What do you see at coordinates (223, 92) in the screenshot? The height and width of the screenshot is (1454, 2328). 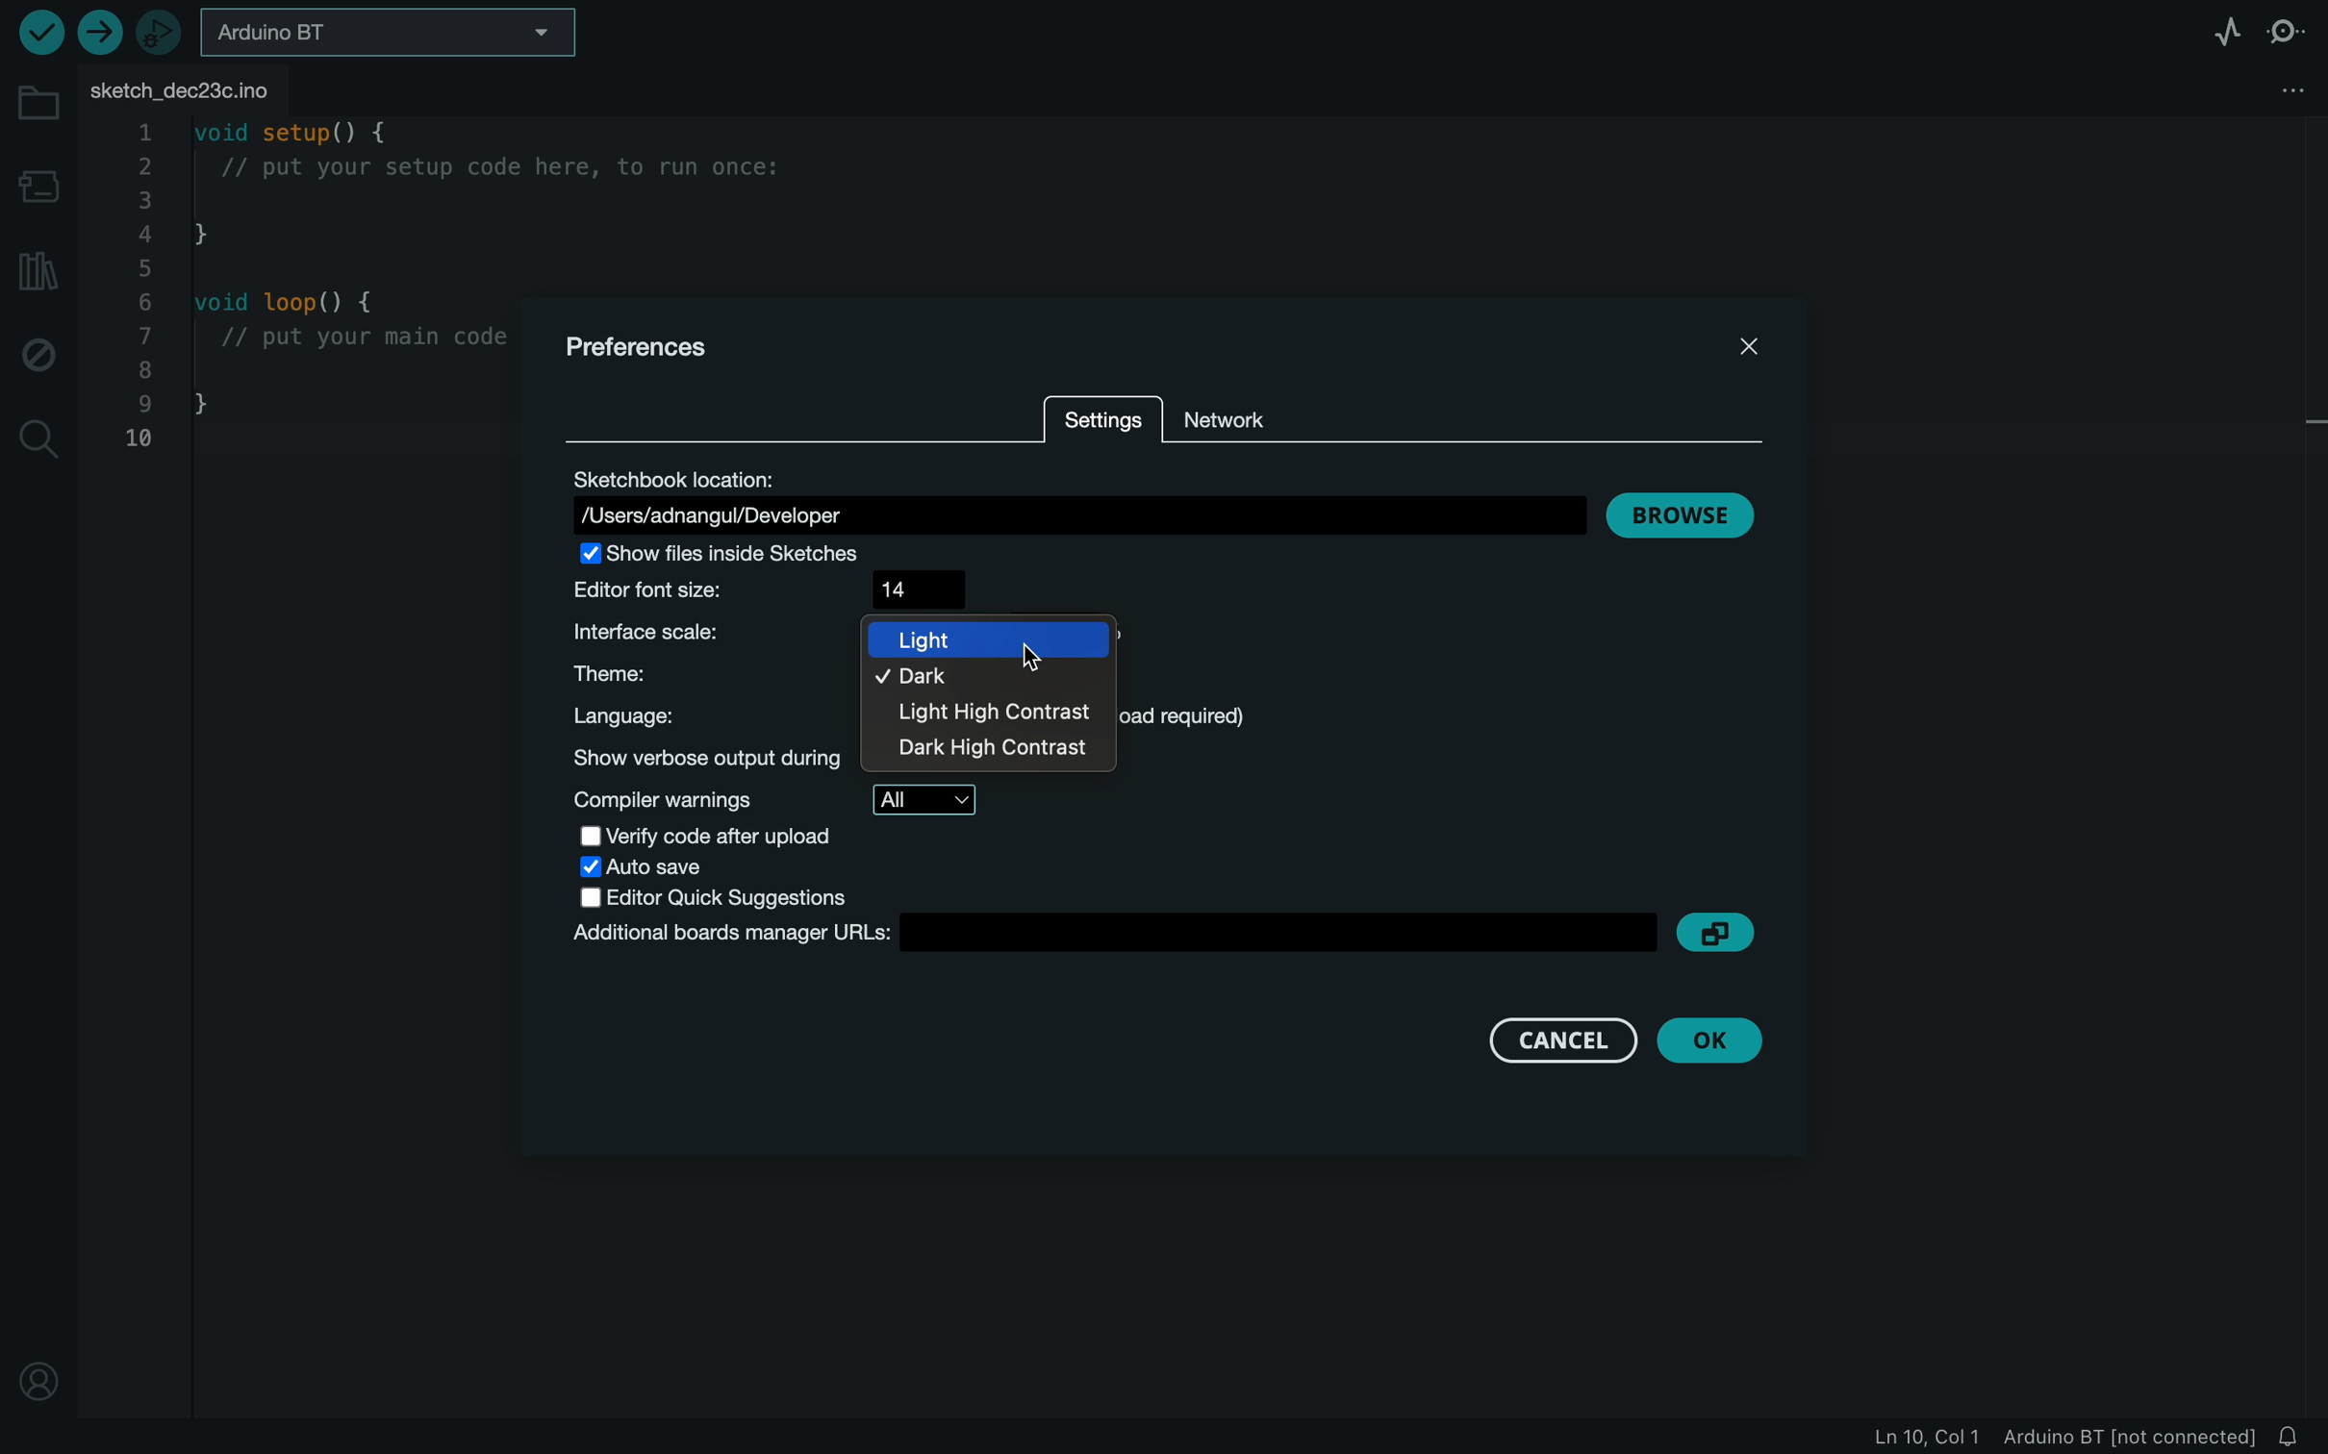 I see `file tab` at bounding box center [223, 92].